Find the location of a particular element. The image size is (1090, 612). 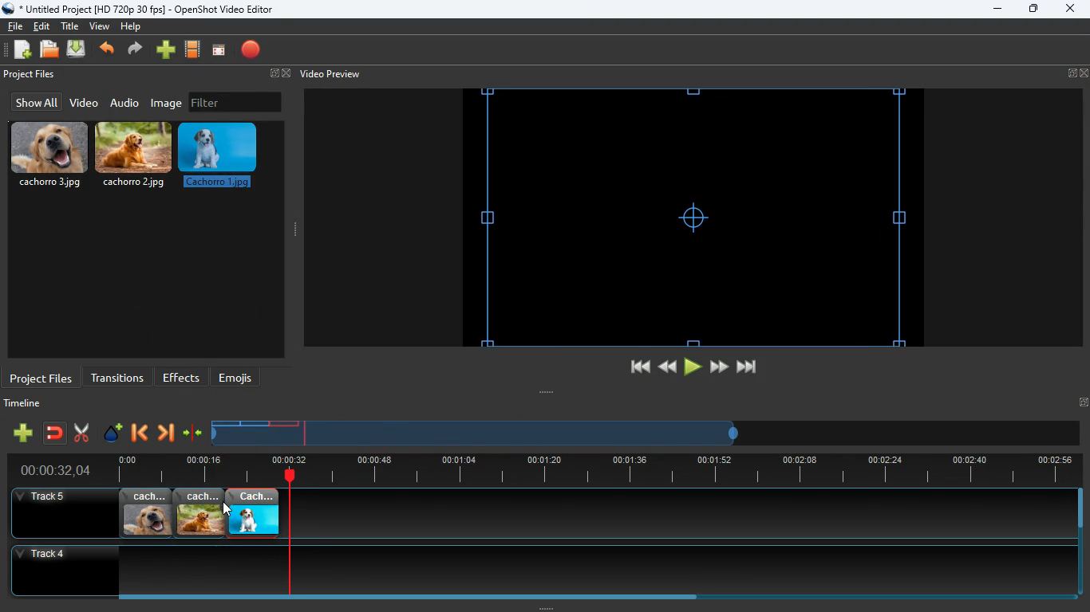

cut is located at coordinates (81, 433).